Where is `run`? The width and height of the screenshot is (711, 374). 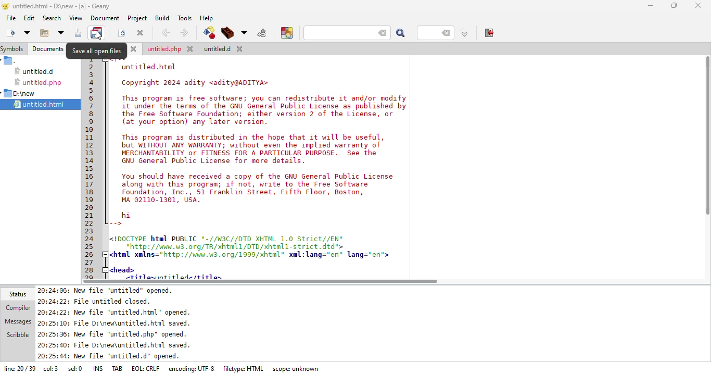
run is located at coordinates (262, 33).